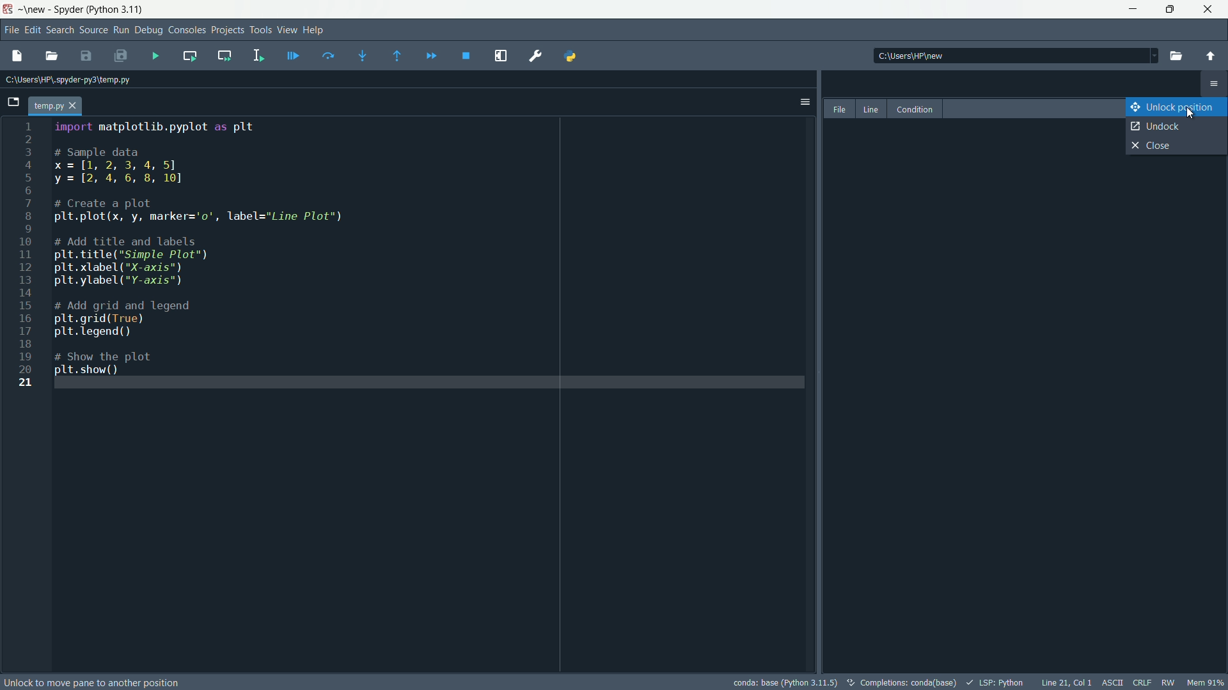  I want to click on open file, so click(51, 56).